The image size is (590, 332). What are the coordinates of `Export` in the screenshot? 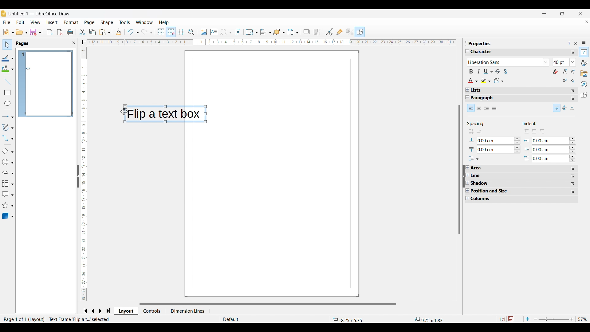 It's located at (50, 32).